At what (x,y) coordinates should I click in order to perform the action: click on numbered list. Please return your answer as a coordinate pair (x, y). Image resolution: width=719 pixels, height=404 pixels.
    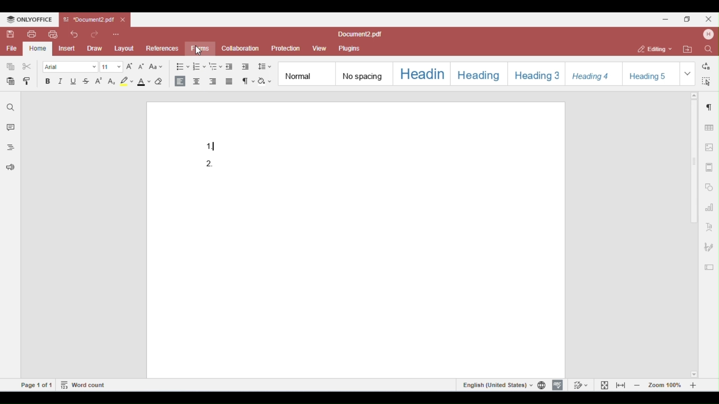
    Looking at the image, I should click on (198, 66).